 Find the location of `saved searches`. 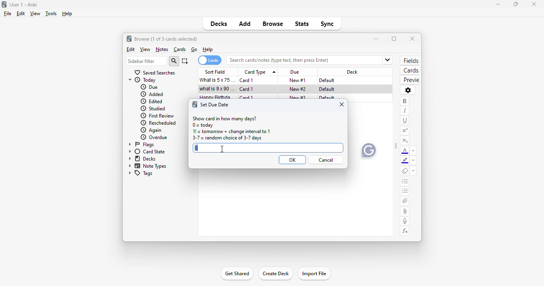

saved searches is located at coordinates (155, 73).